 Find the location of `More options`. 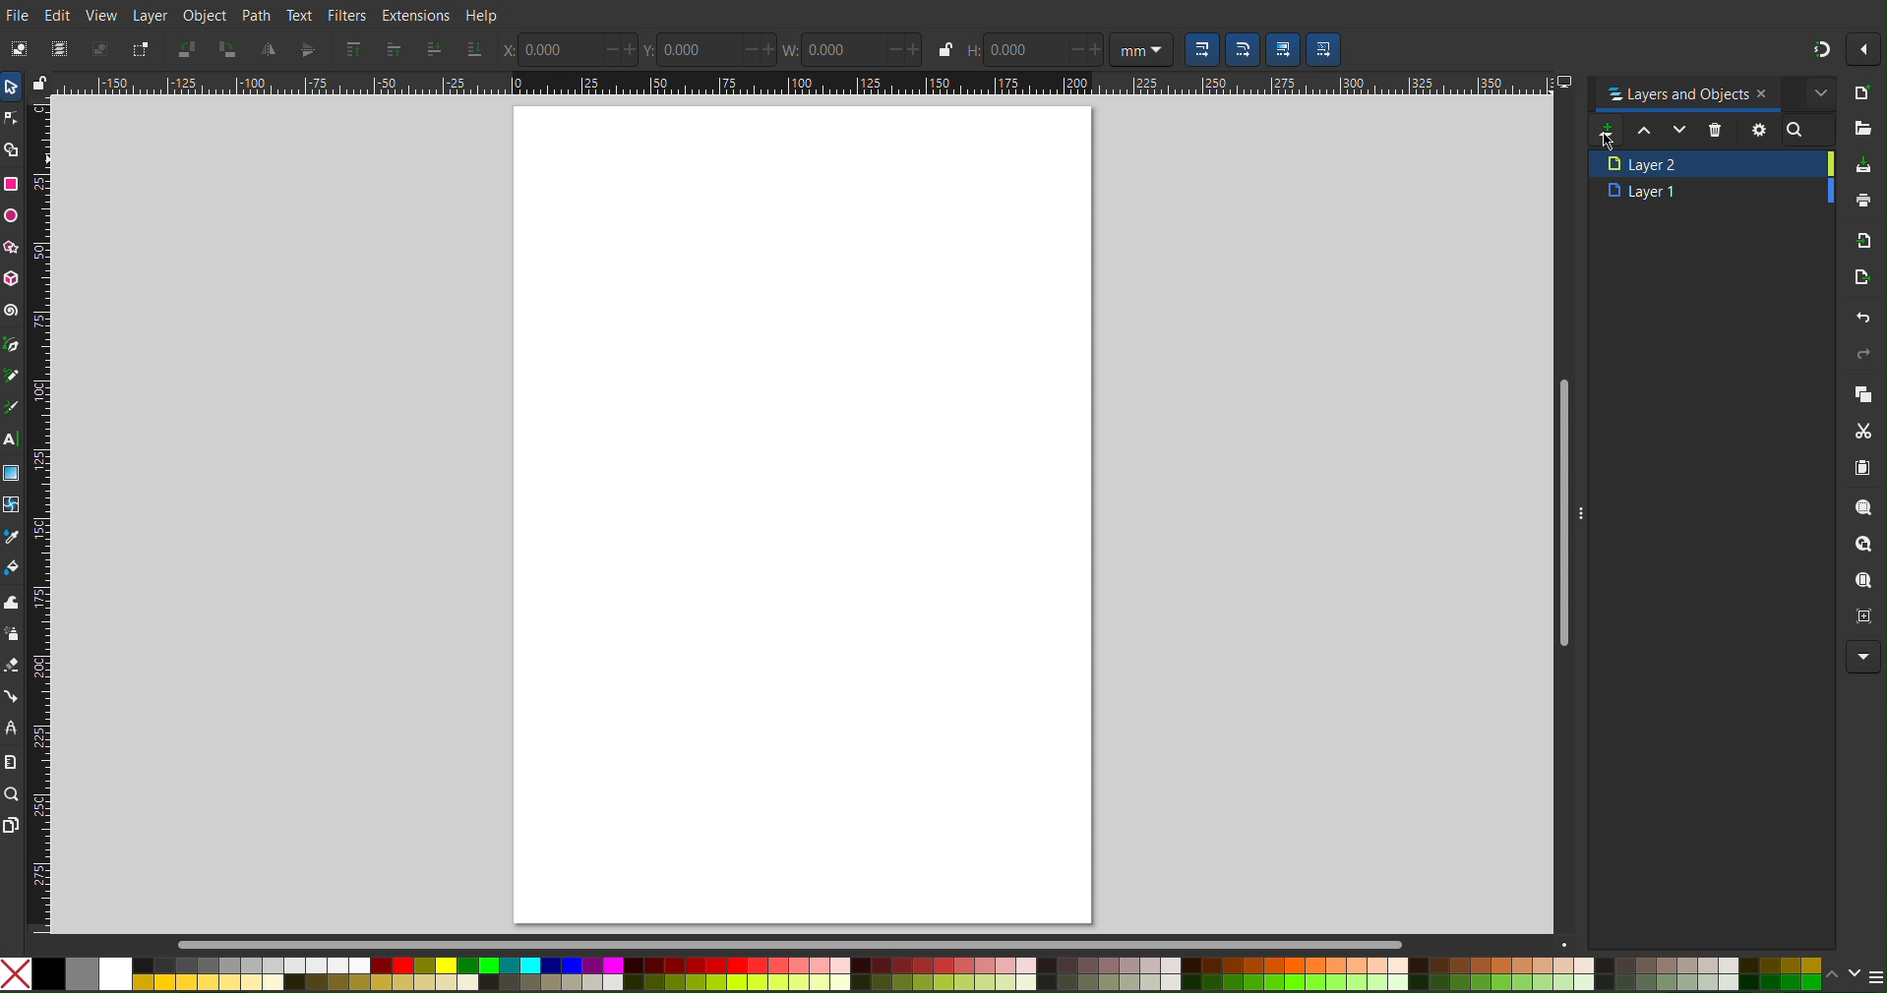

More options is located at coordinates (1863, 47).